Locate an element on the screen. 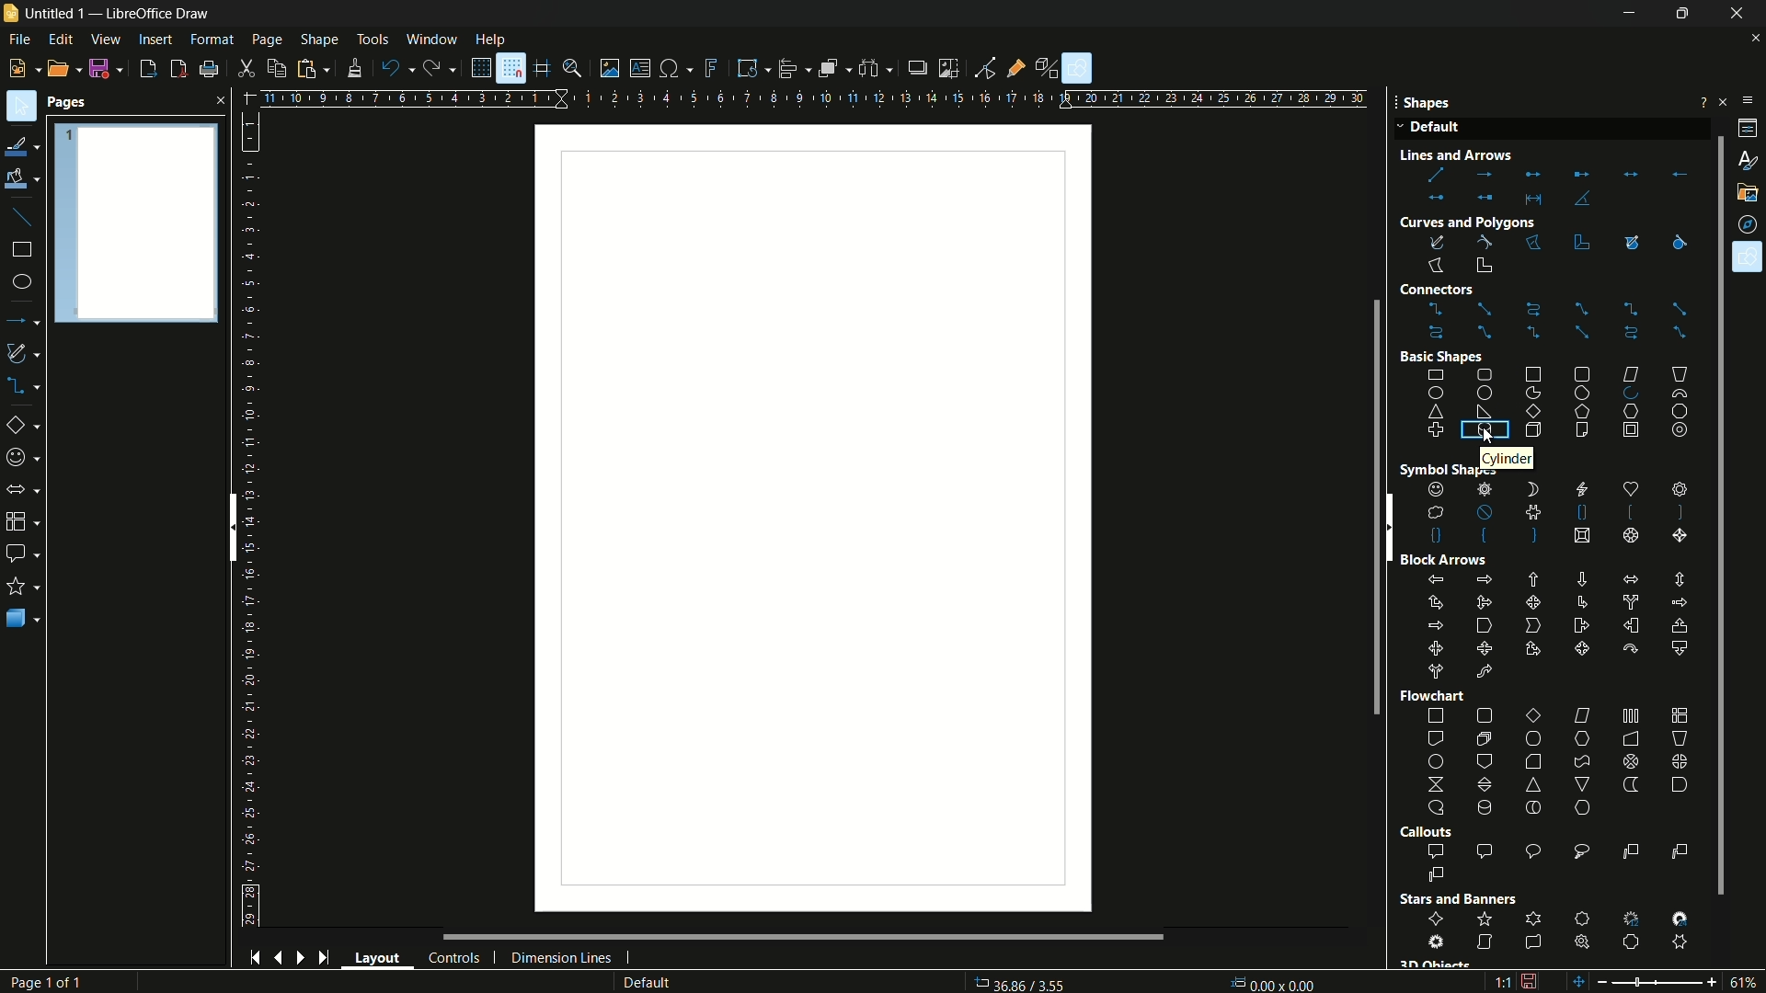  document modification is located at coordinates (1530, 980).